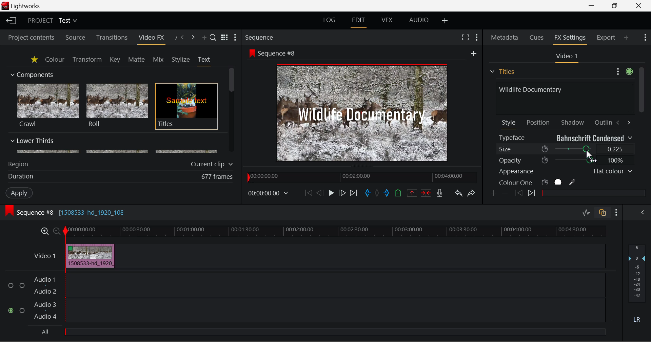 The width and height of the screenshot is (651, 342). Describe the element at coordinates (333, 299) in the screenshot. I see `Audio Input` at that location.